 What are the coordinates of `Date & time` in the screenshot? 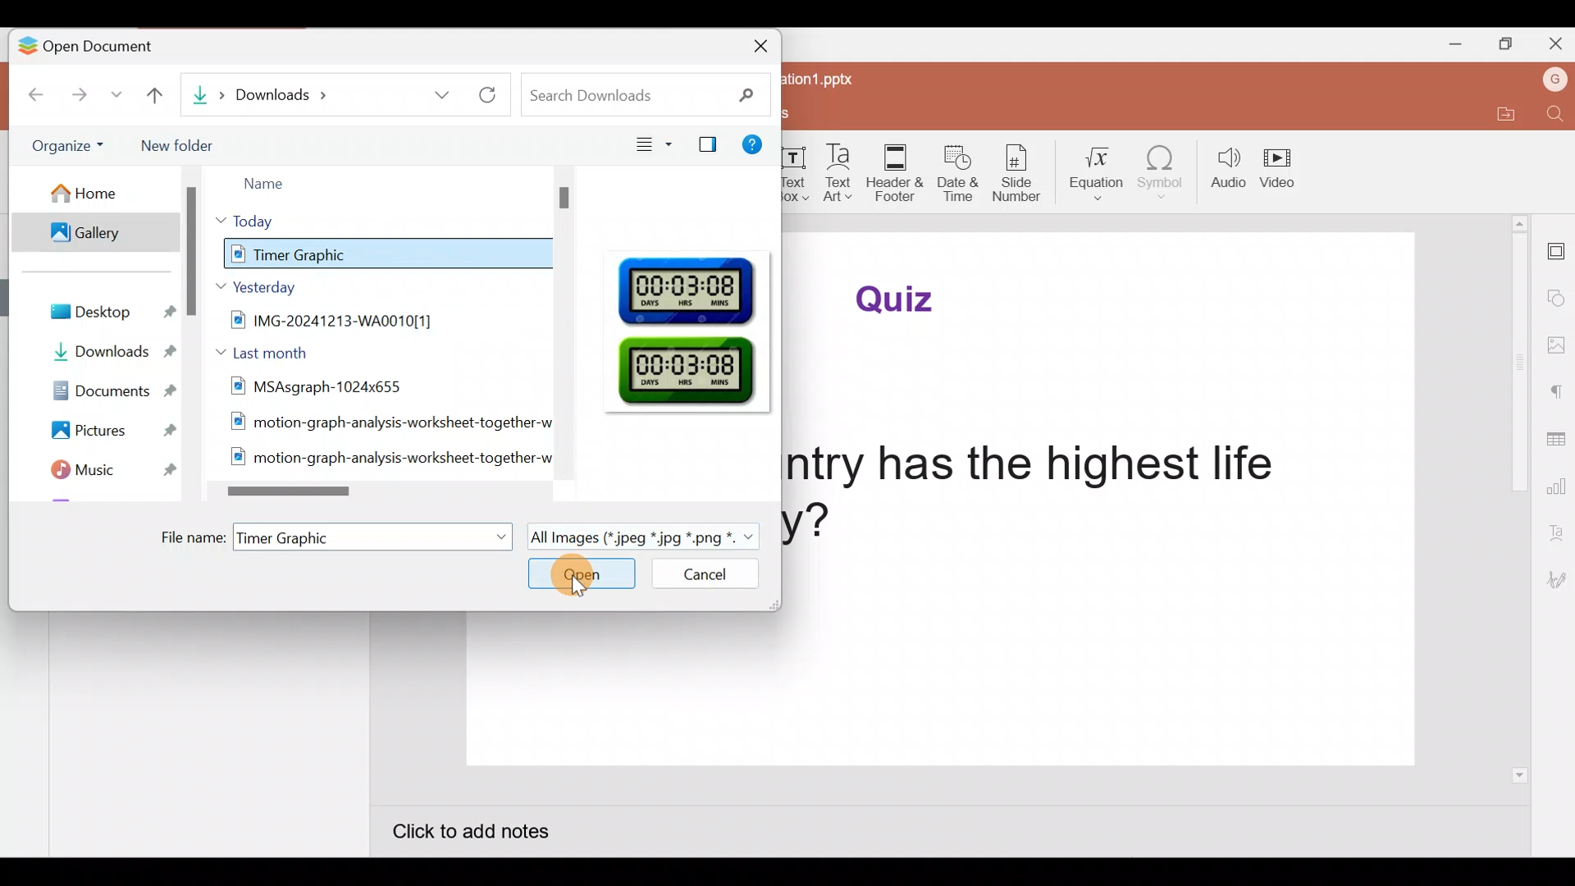 It's located at (958, 176).